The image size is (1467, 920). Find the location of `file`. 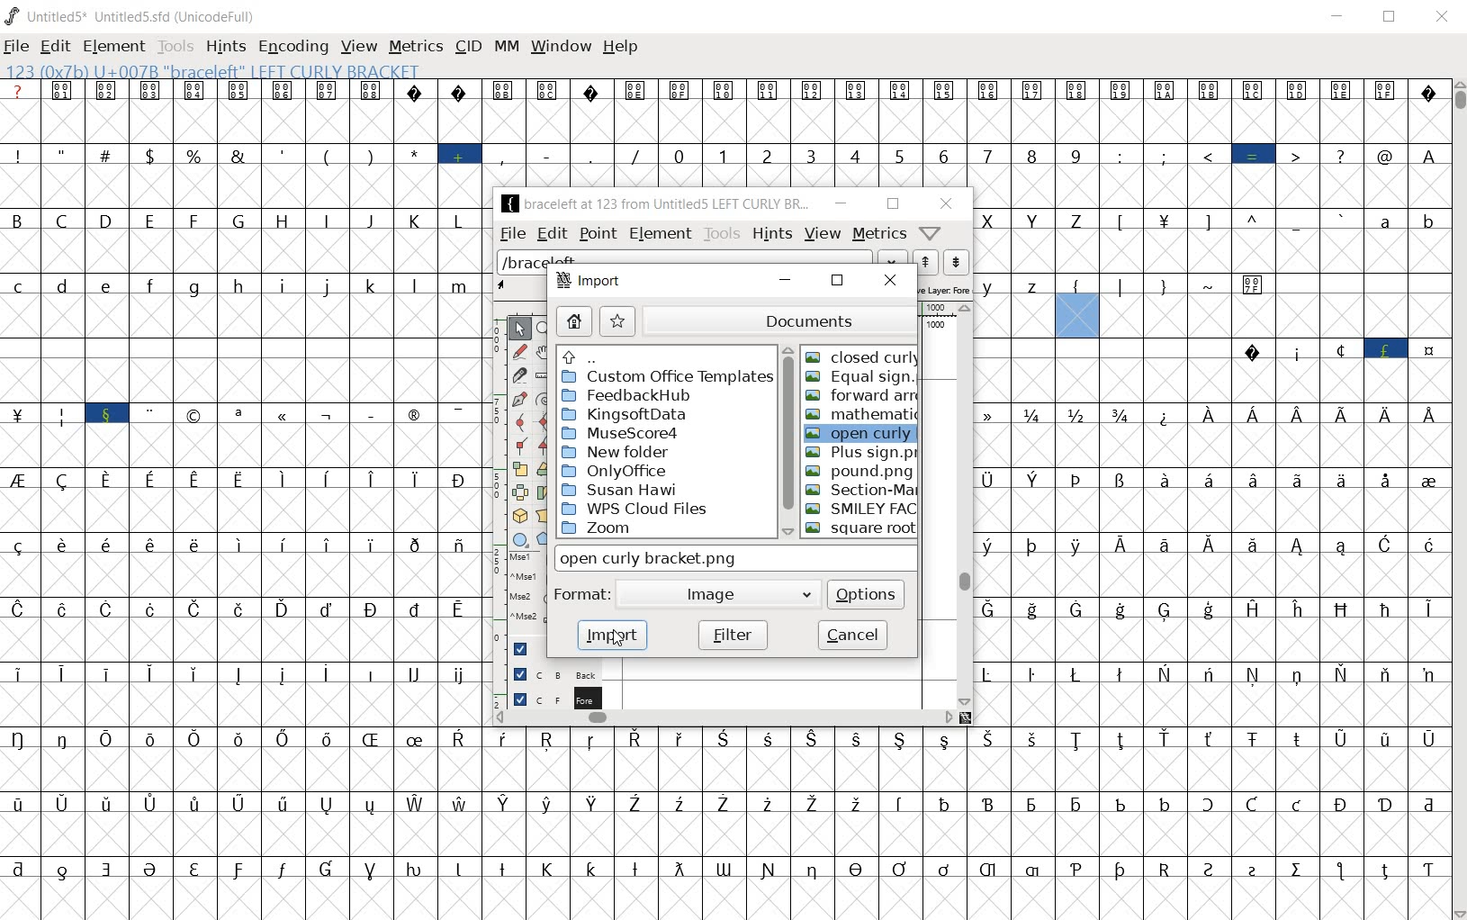

file is located at coordinates (514, 233).